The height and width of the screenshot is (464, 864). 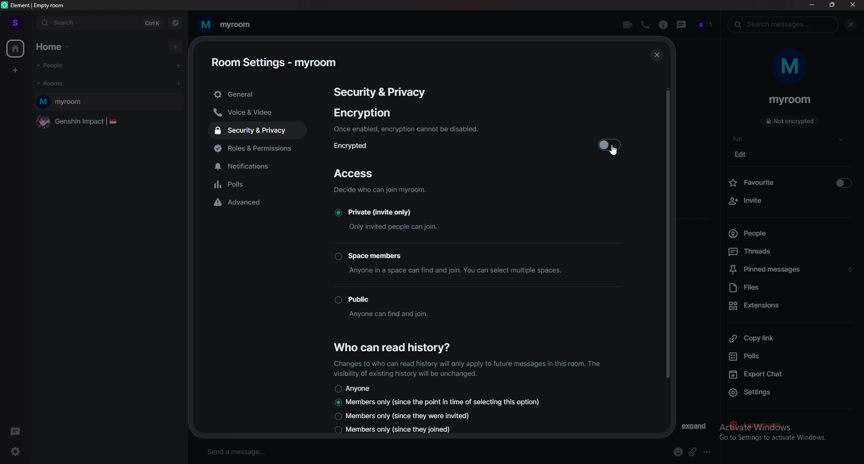 I want to click on element logo, so click(x=5, y=5).